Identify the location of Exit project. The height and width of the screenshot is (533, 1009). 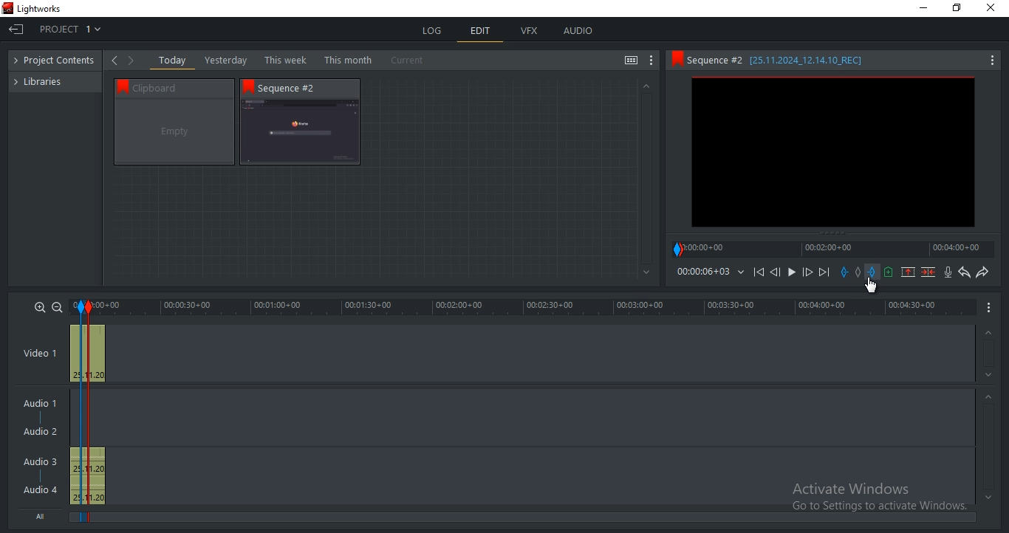
(16, 33).